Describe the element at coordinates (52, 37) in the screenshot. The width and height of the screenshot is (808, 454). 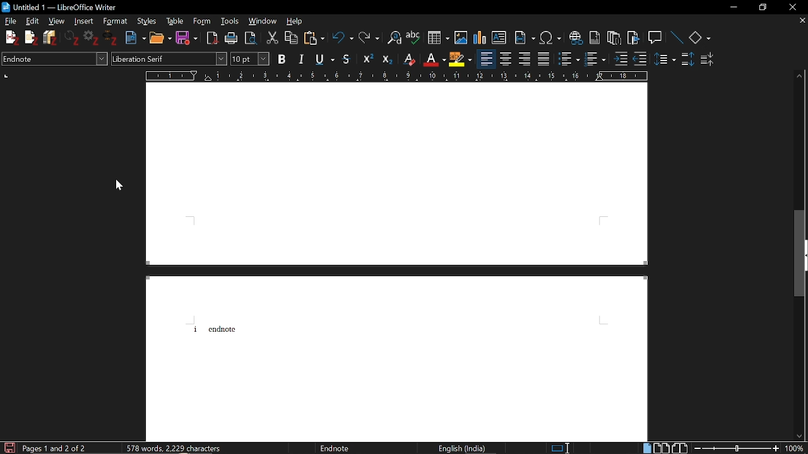
I see `Add bibliography` at that location.